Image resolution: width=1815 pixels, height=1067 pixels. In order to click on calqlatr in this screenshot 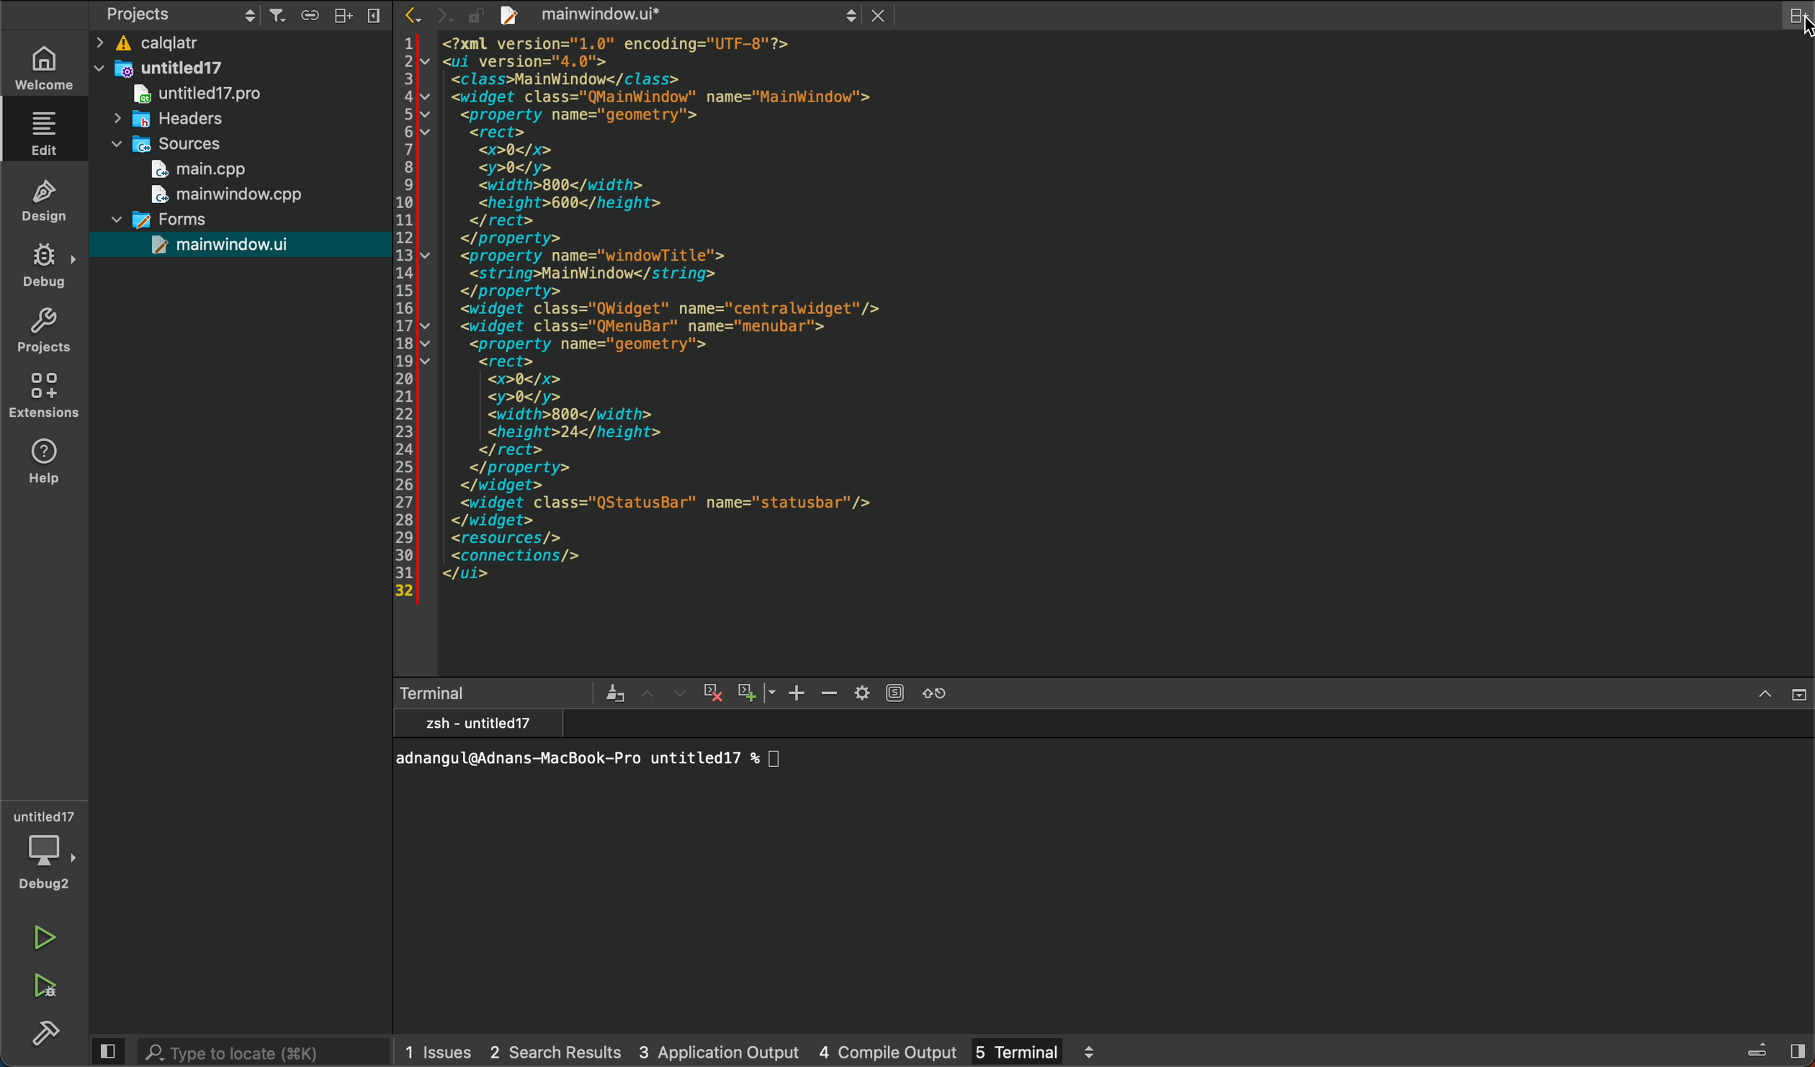, I will do `click(205, 45)`.